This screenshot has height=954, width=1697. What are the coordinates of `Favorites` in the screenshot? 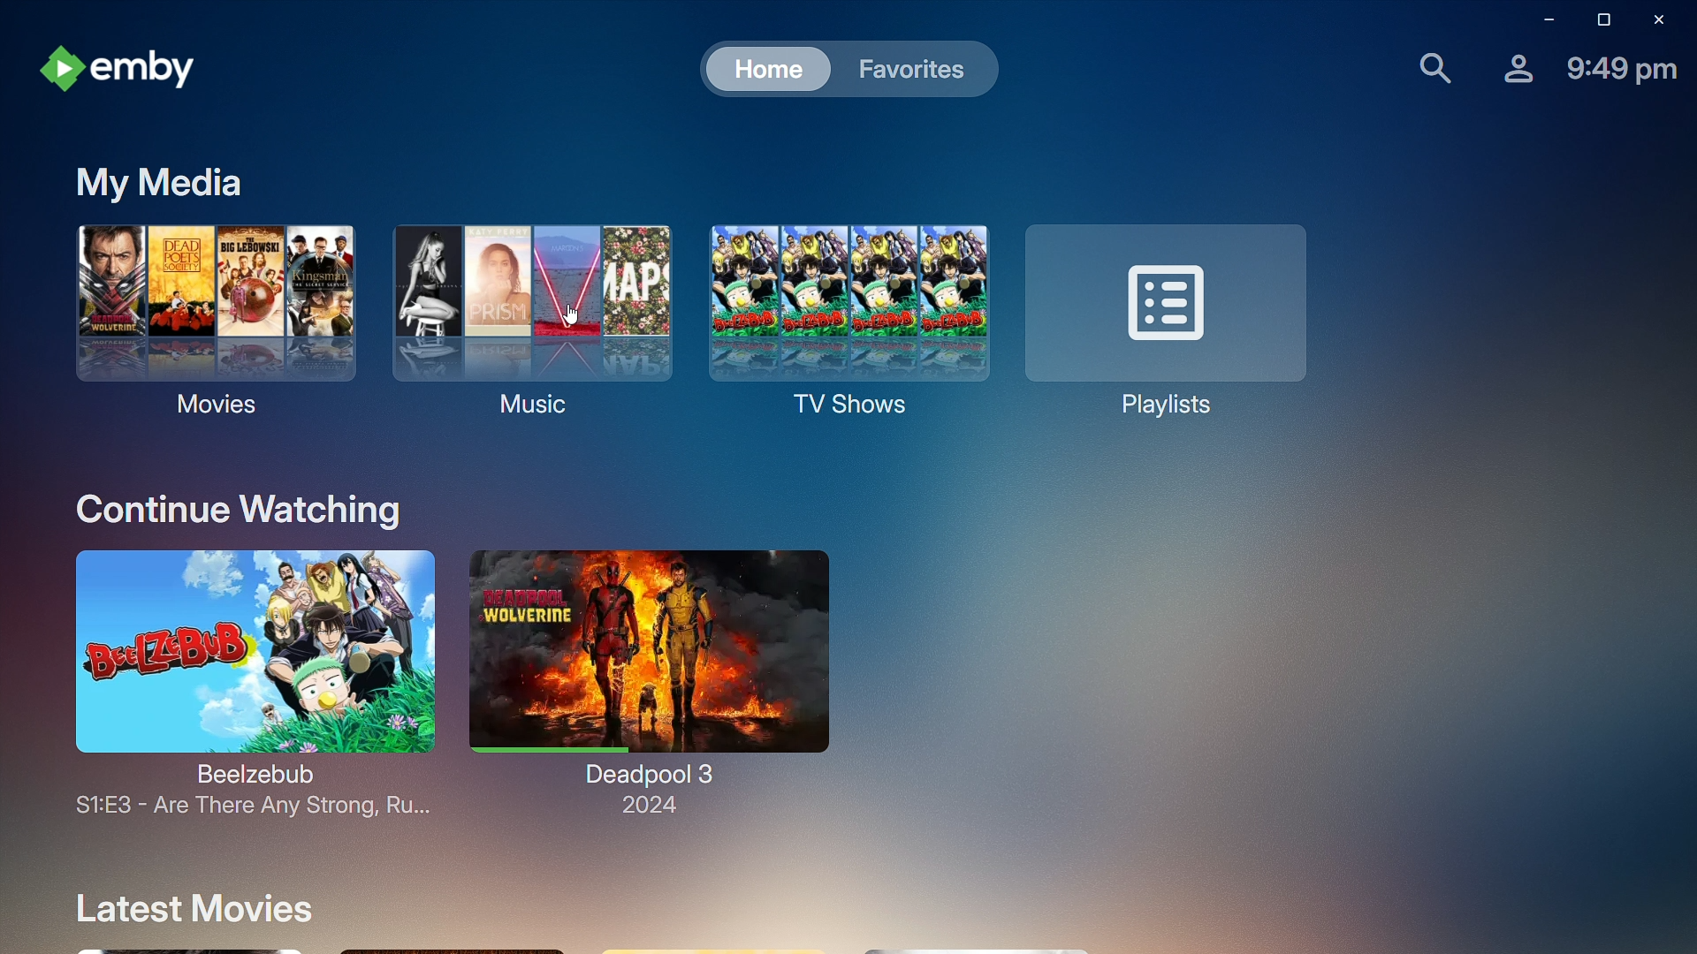 It's located at (907, 69).